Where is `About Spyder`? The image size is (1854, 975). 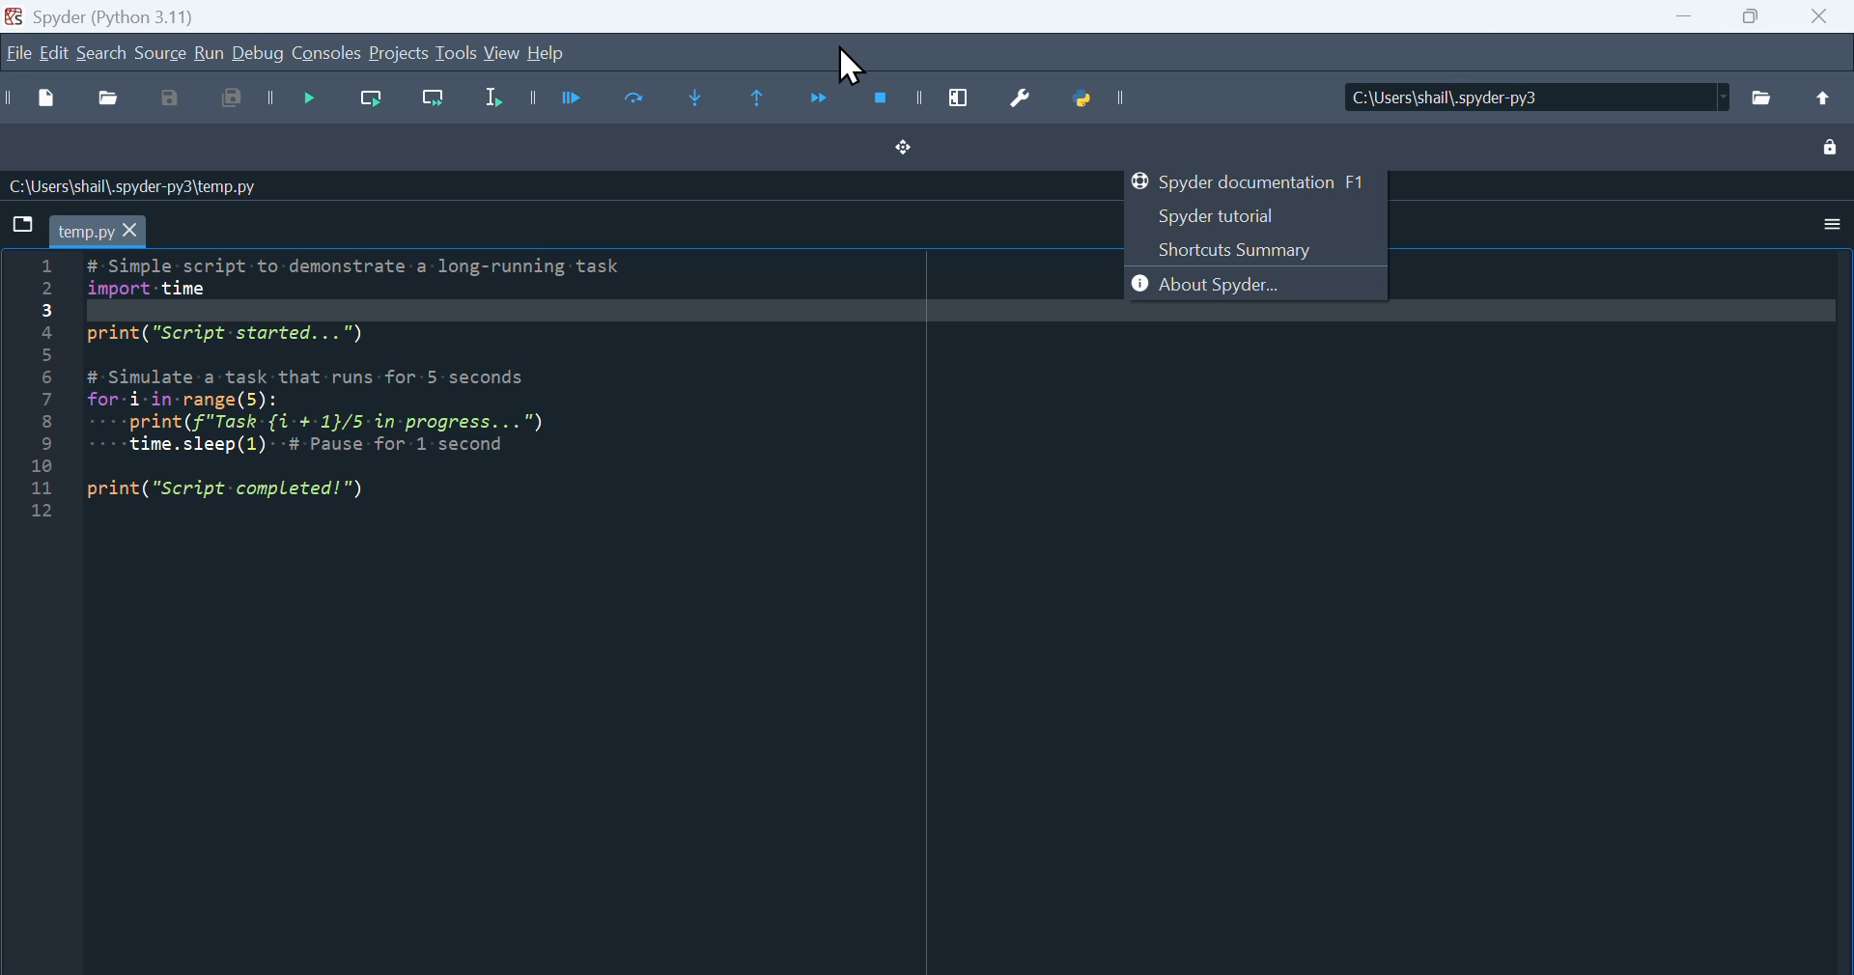 About Spyder is located at coordinates (1231, 289).